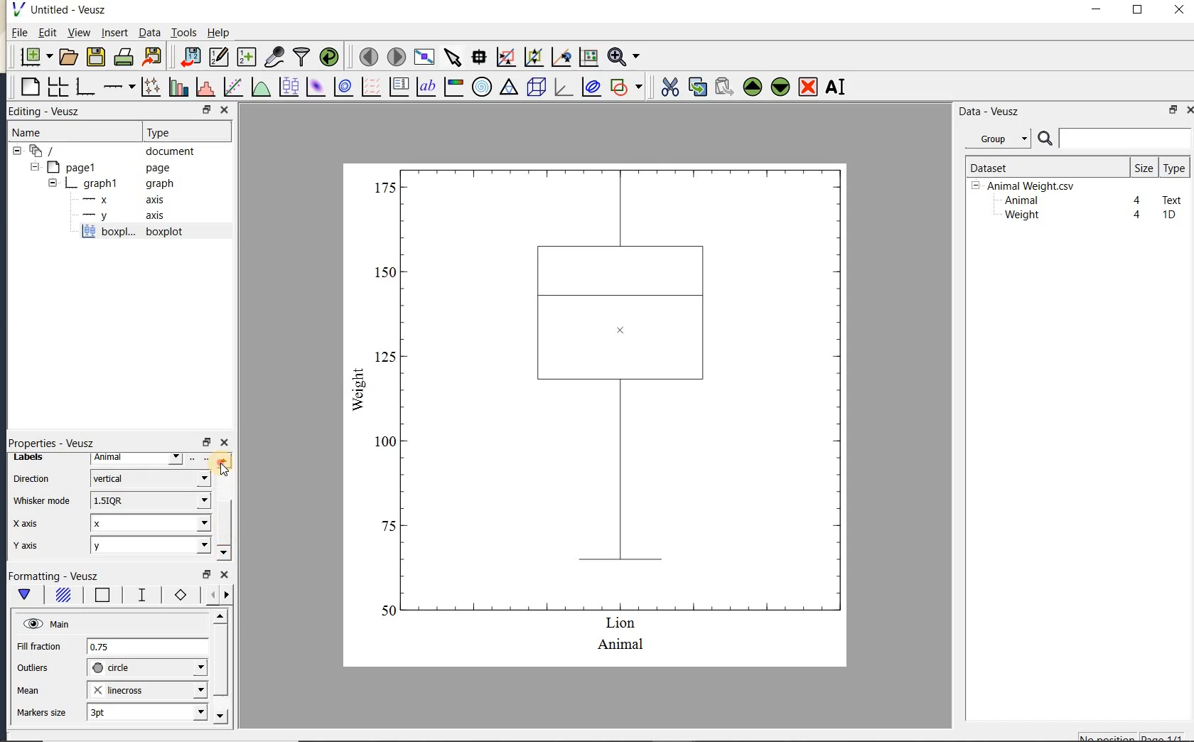 The width and height of the screenshot is (1194, 742). Describe the element at coordinates (206, 442) in the screenshot. I see `restore` at that location.